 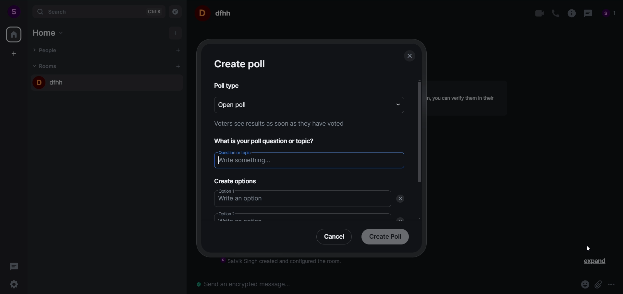 What do you see at coordinates (587, 14) in the screenshot?
I see `thread` at bounding box center [587, 14].